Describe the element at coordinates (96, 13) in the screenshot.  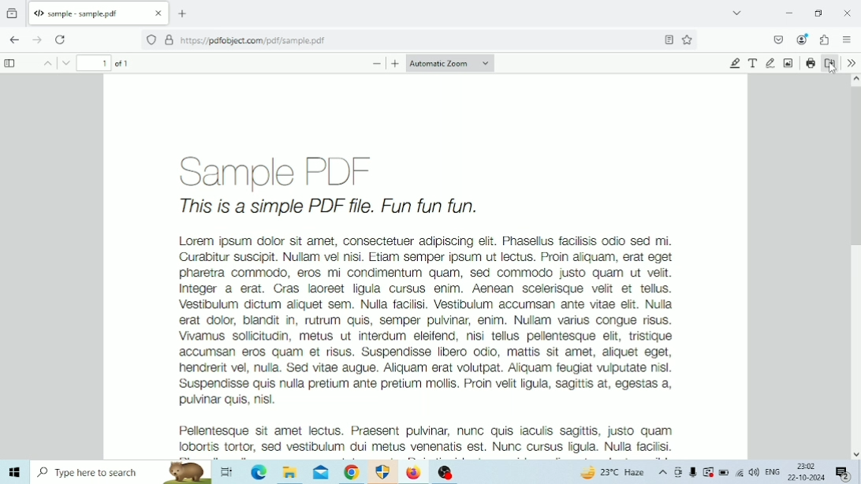
I see `Tab` at that location.